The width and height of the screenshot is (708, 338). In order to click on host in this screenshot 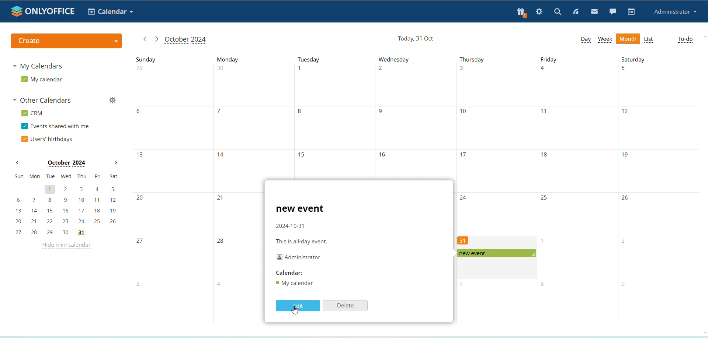, I will do `click(298, 257)`.